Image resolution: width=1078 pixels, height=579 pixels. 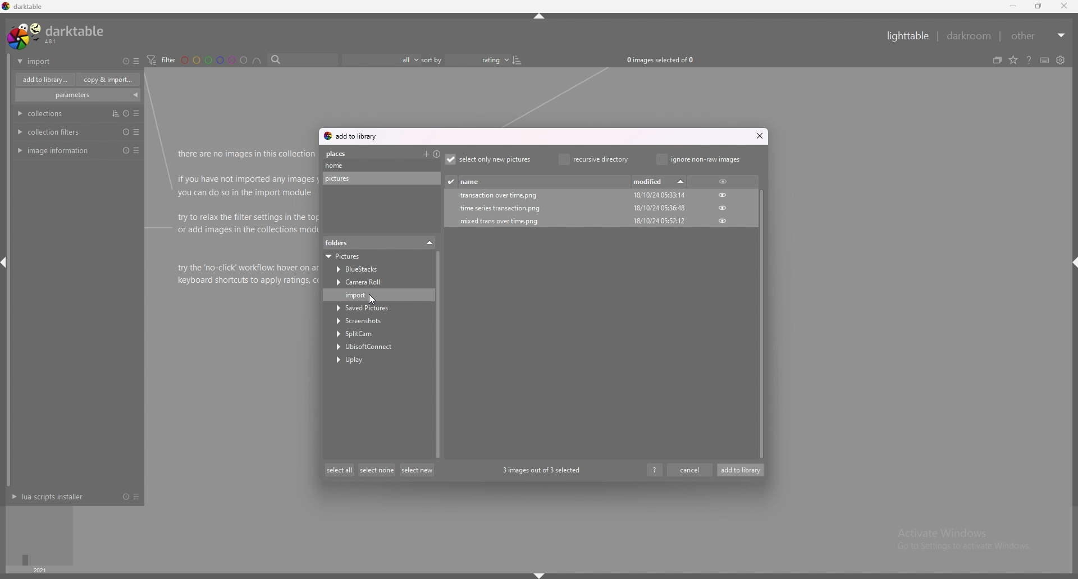 I want to click on recursive directory, so click(x=595, y=159).